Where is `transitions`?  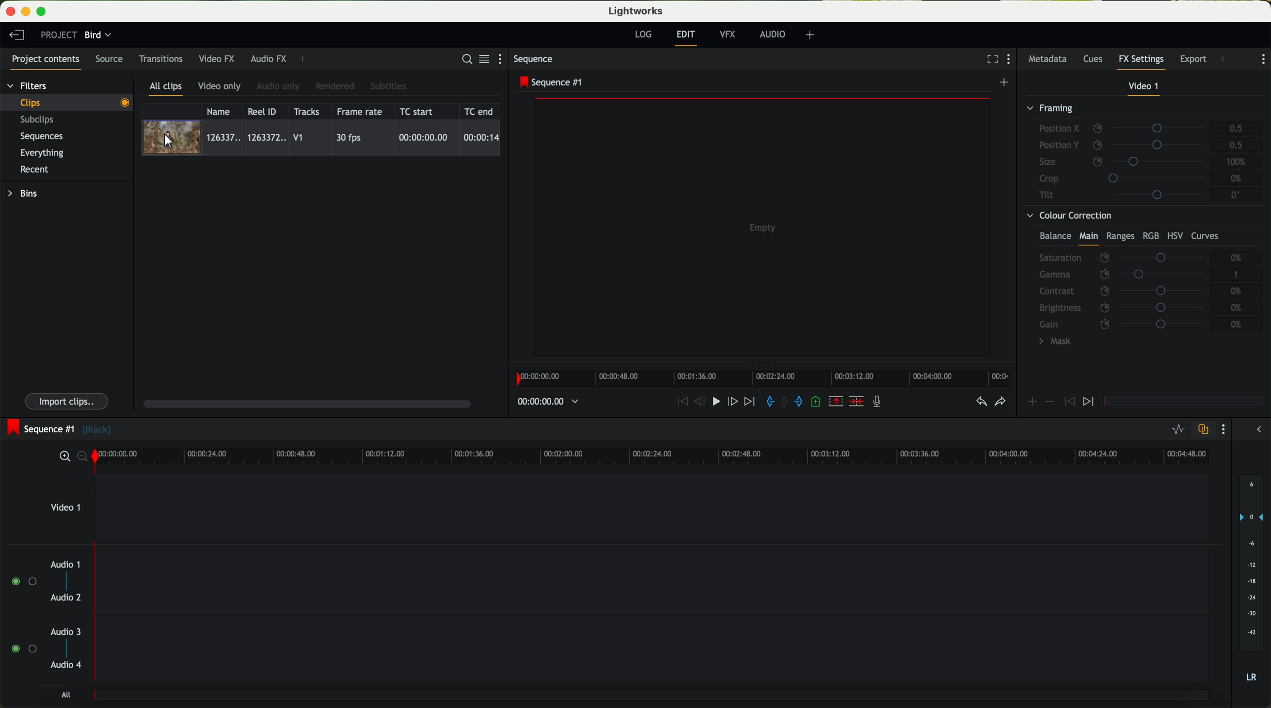
transitions is located at coordinates (160, 59).